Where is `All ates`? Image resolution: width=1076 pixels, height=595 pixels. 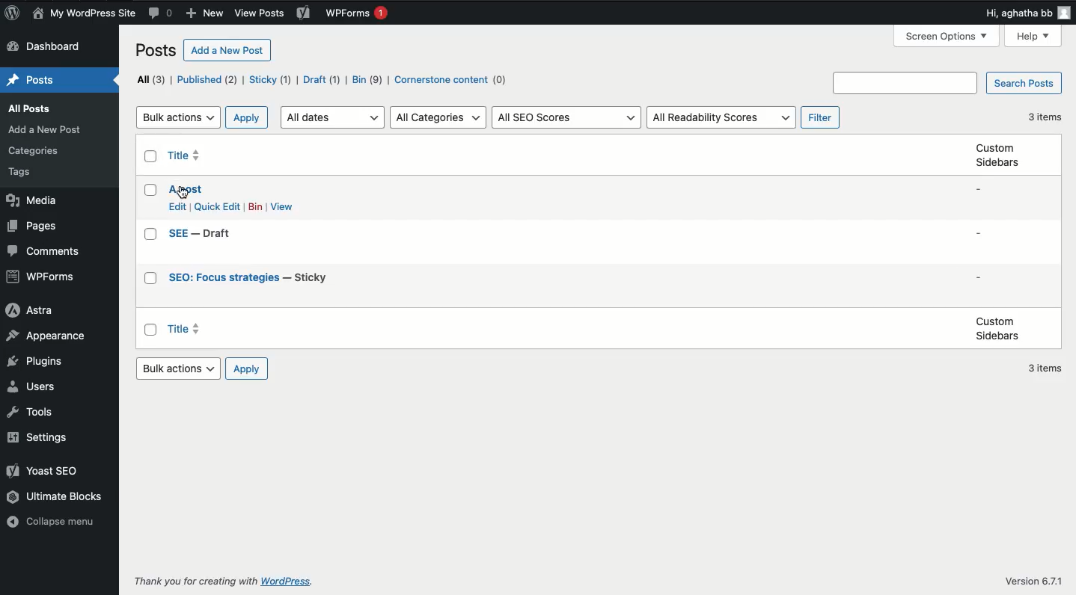 All ates is located at coordinates (334, 116).